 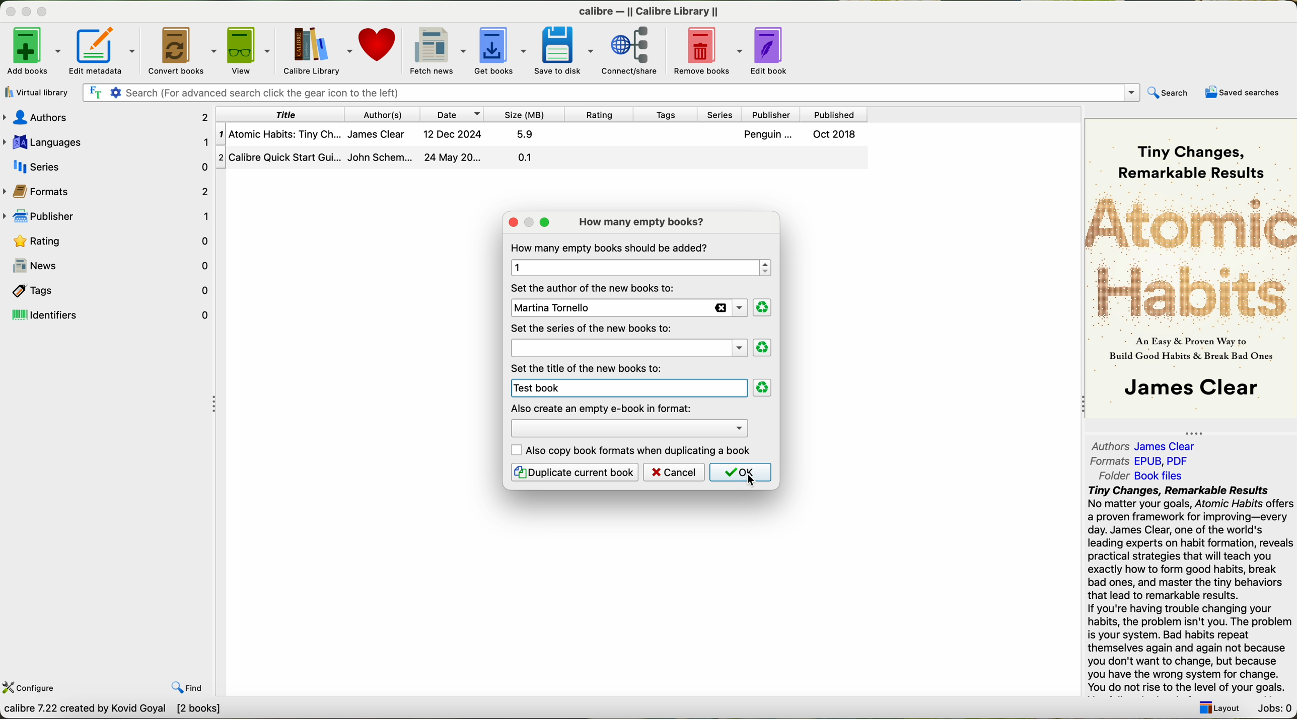 What do you see at coordinates (672, 114) in the screenshot?
I see `tags` at bounding box center [672, 114].